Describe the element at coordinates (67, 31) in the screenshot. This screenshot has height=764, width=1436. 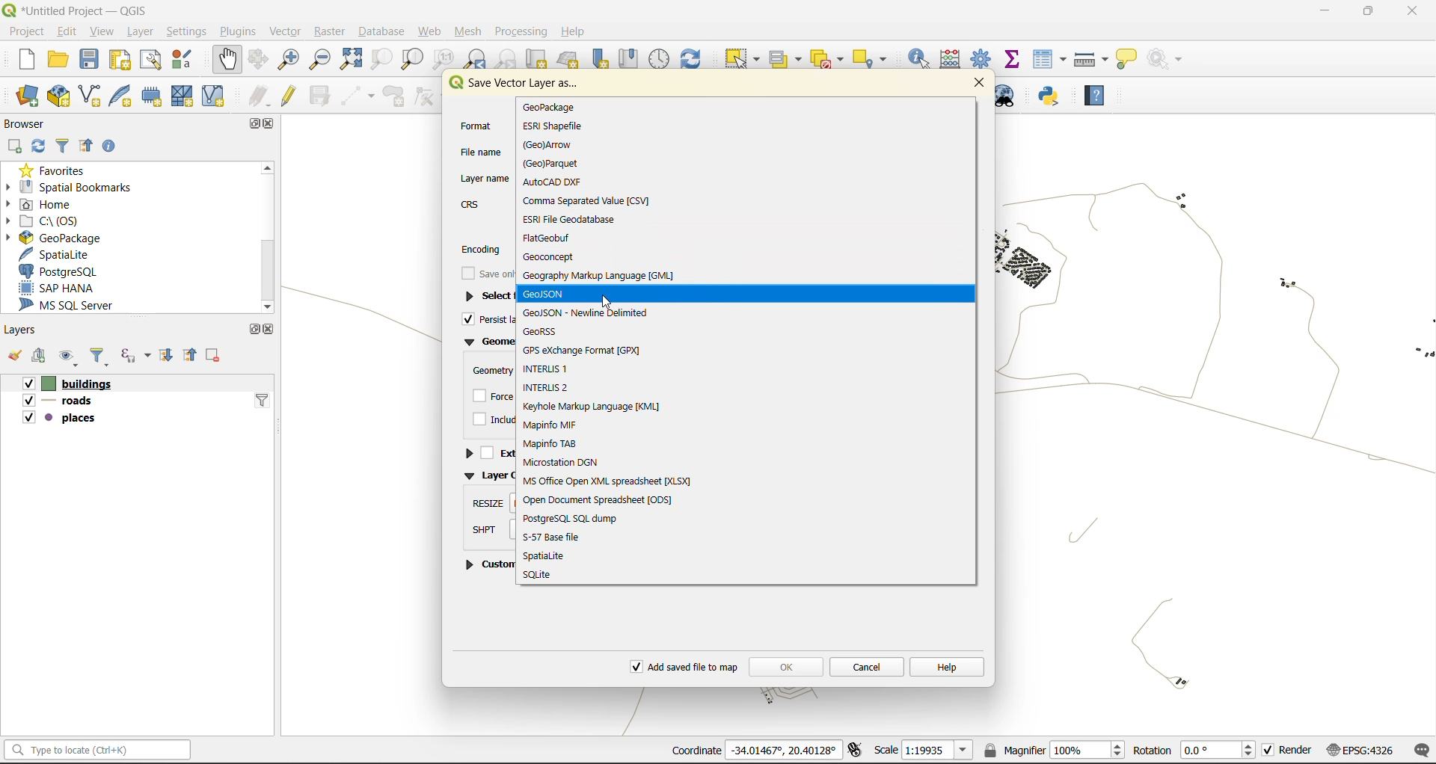
I see `edit` at that location.